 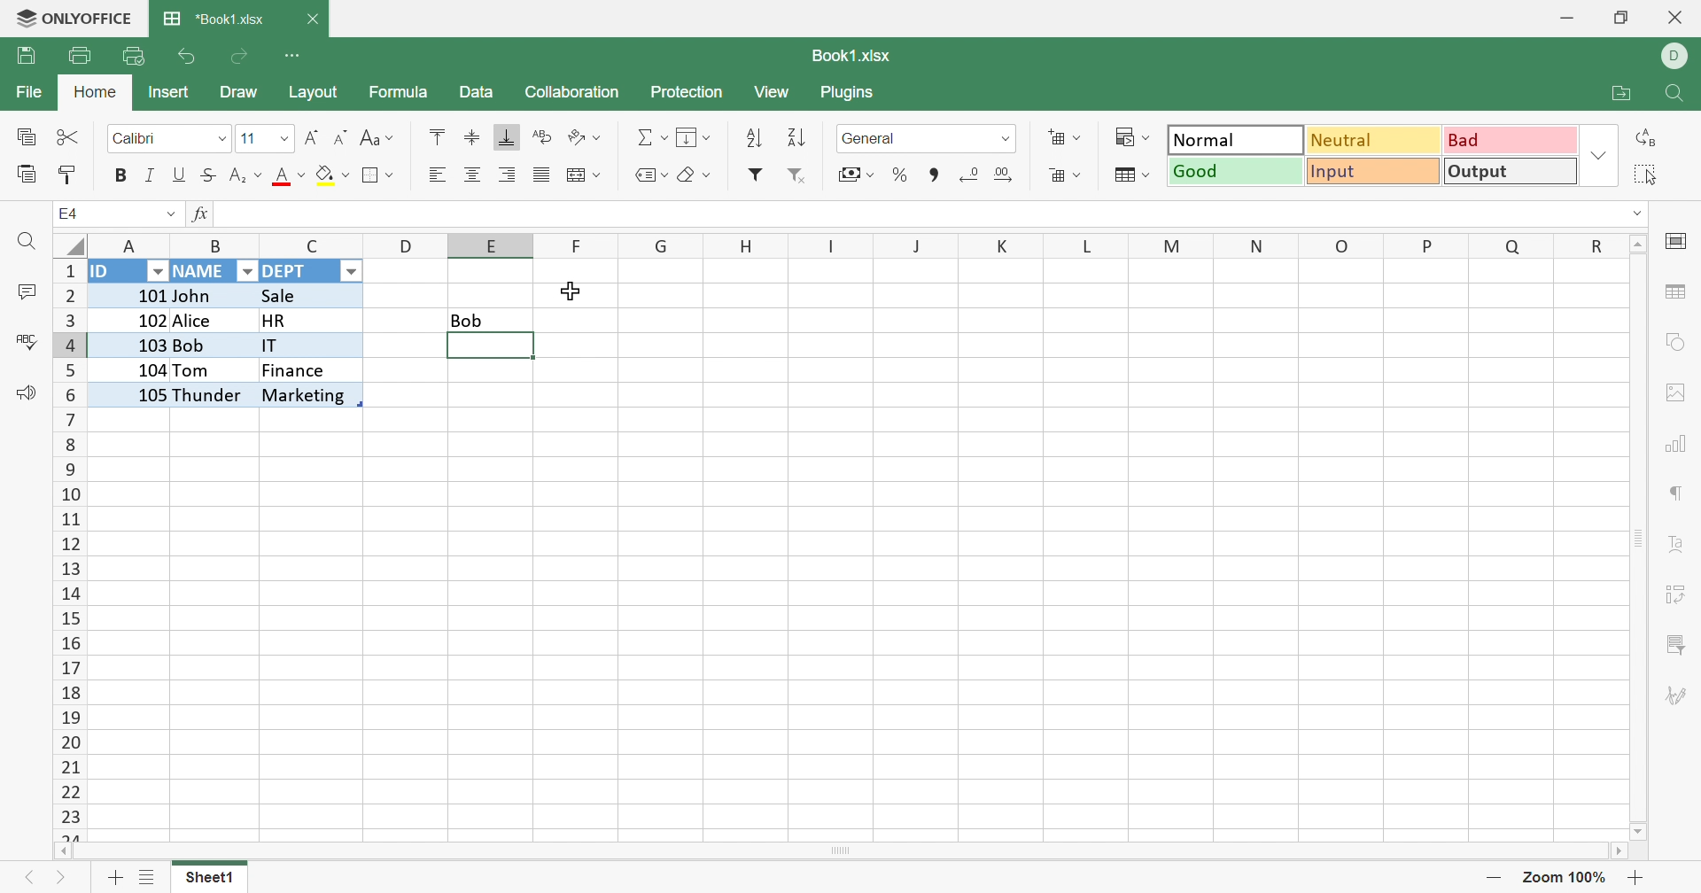 What do you see at coordinates (1565, 19) in the screenshot?
I see `Minimize` at bounding box center [1565, 19].